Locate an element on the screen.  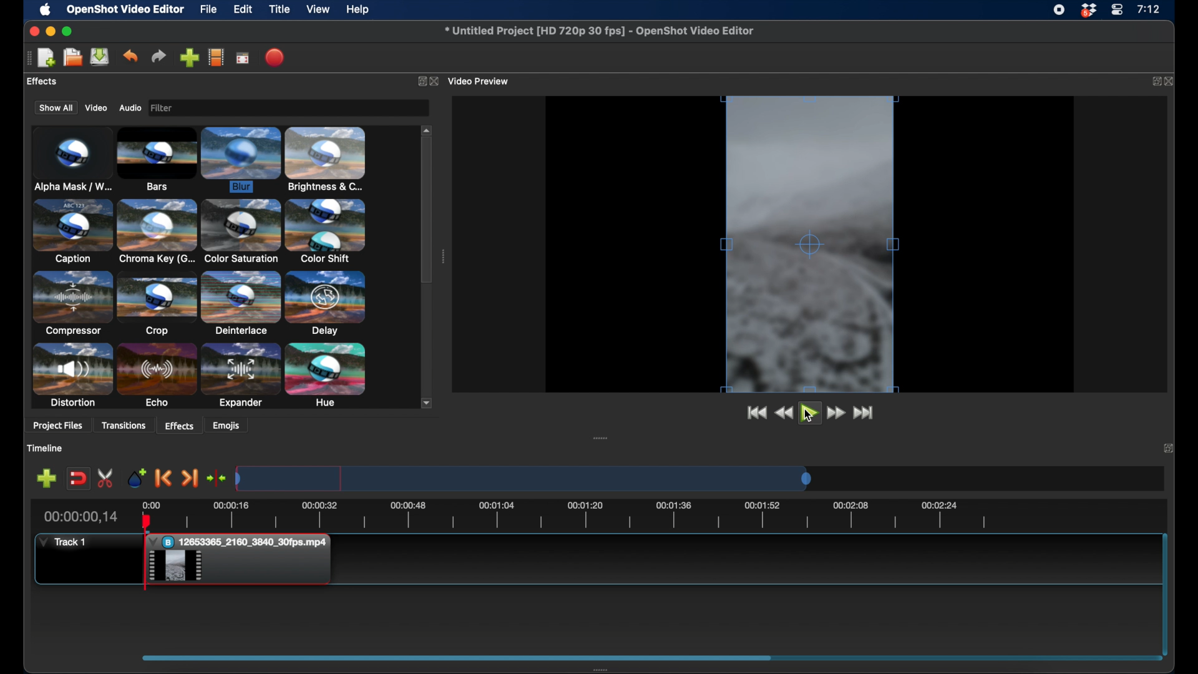
image is located at coordinates (165, 109).